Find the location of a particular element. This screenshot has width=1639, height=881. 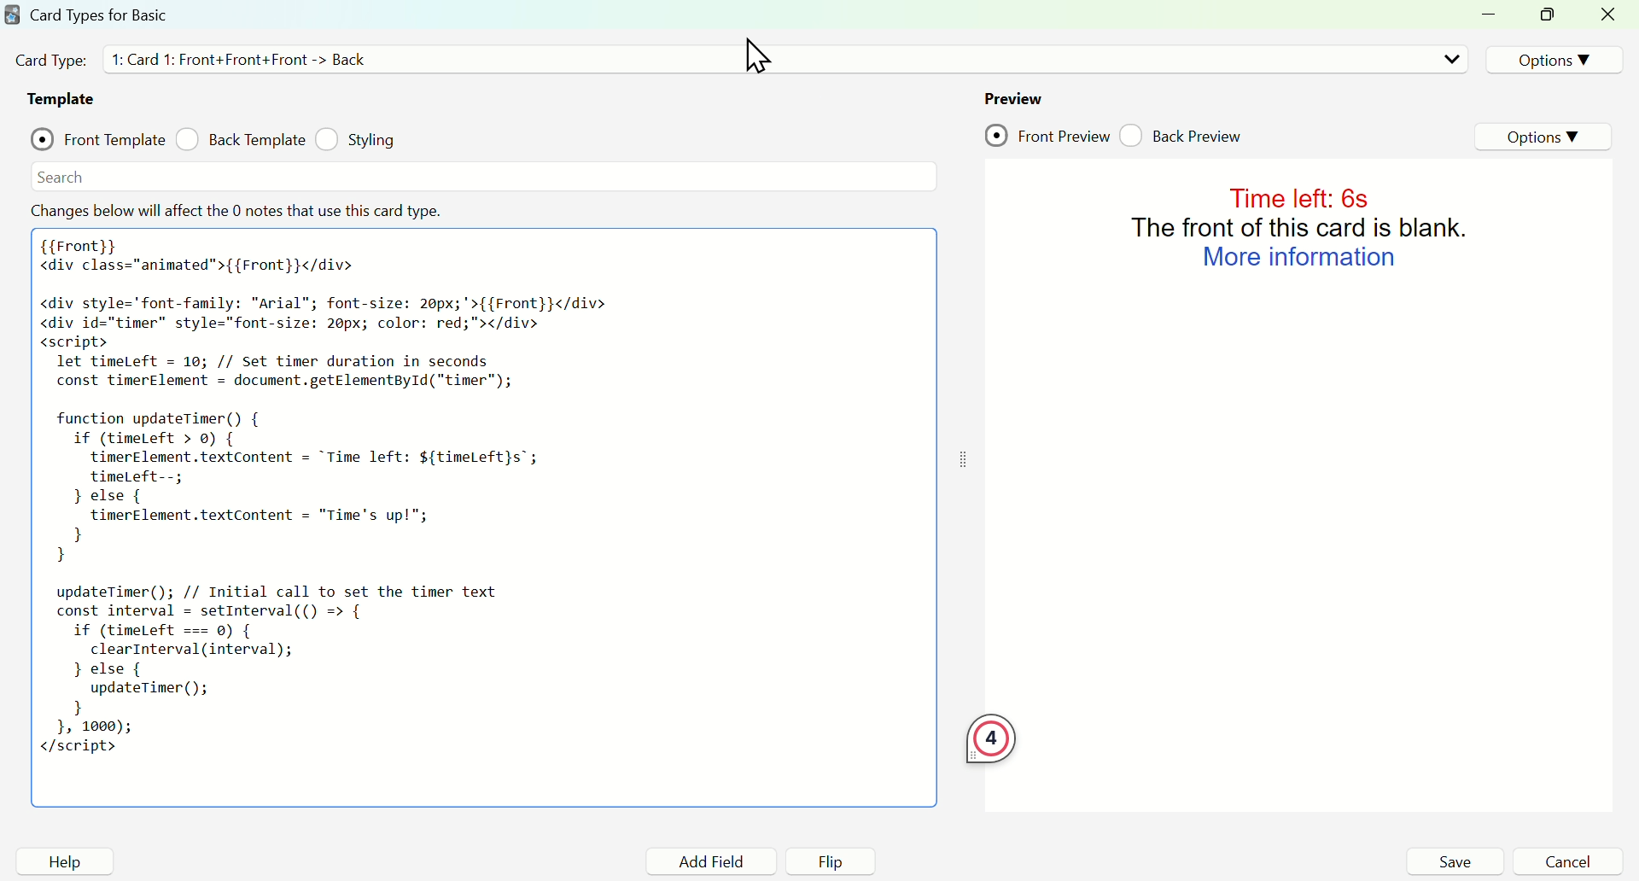

Card Types for Basic is located at coordinates (100, 15).